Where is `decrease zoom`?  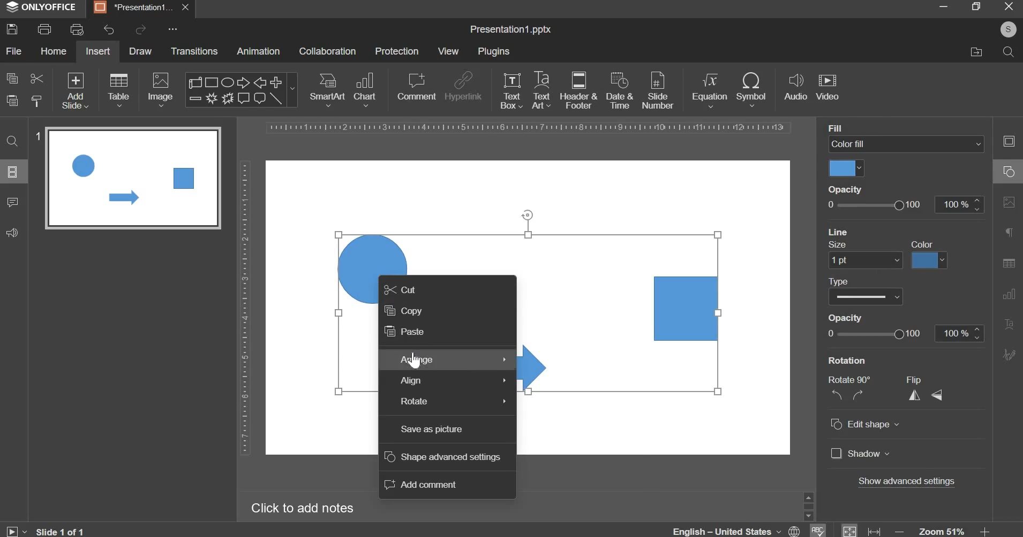 decrease zoom is located at coordinates (900, 531).